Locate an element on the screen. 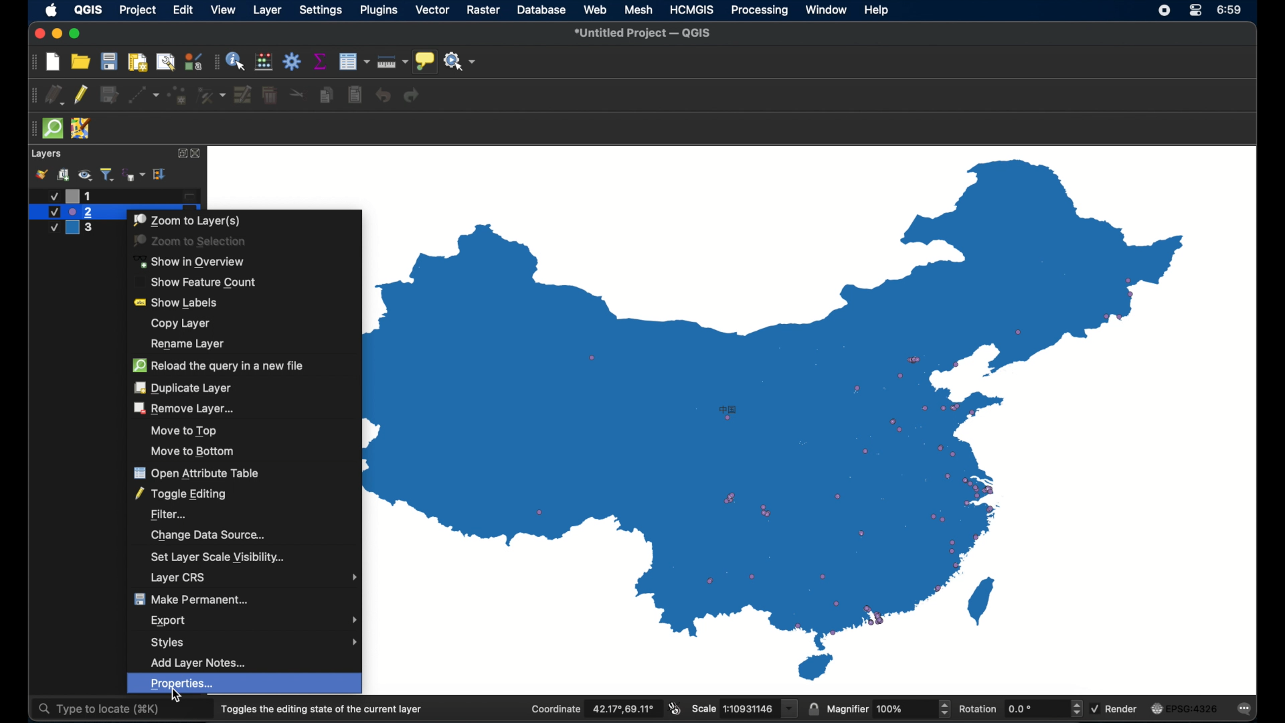  plugins is located at coordinates (379, 10).